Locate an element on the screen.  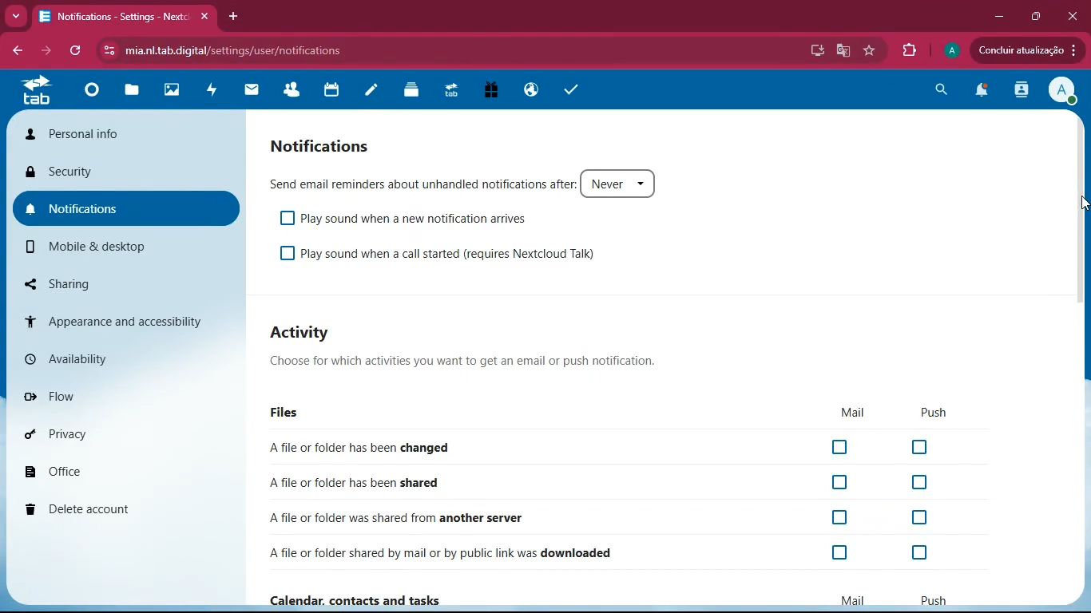
Checkbox is located at coordinates (926, 446).